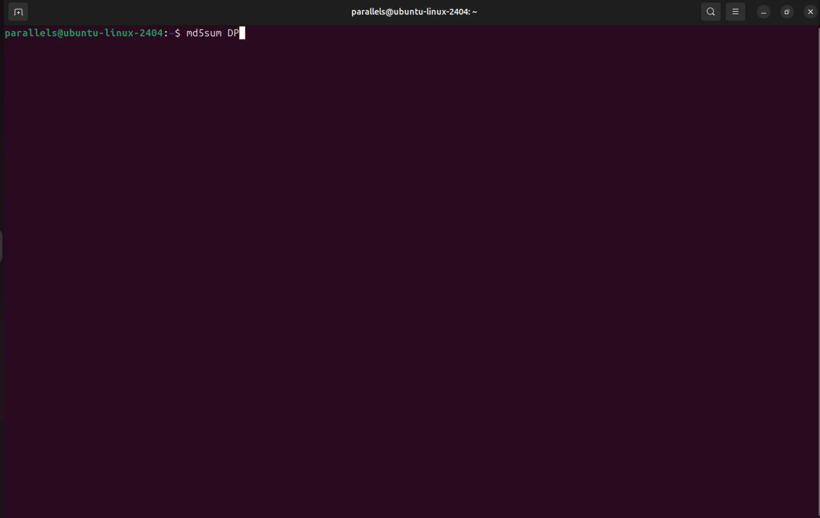 This screenshot has height=518, width=820. I want to click on search, so click(710, 13).